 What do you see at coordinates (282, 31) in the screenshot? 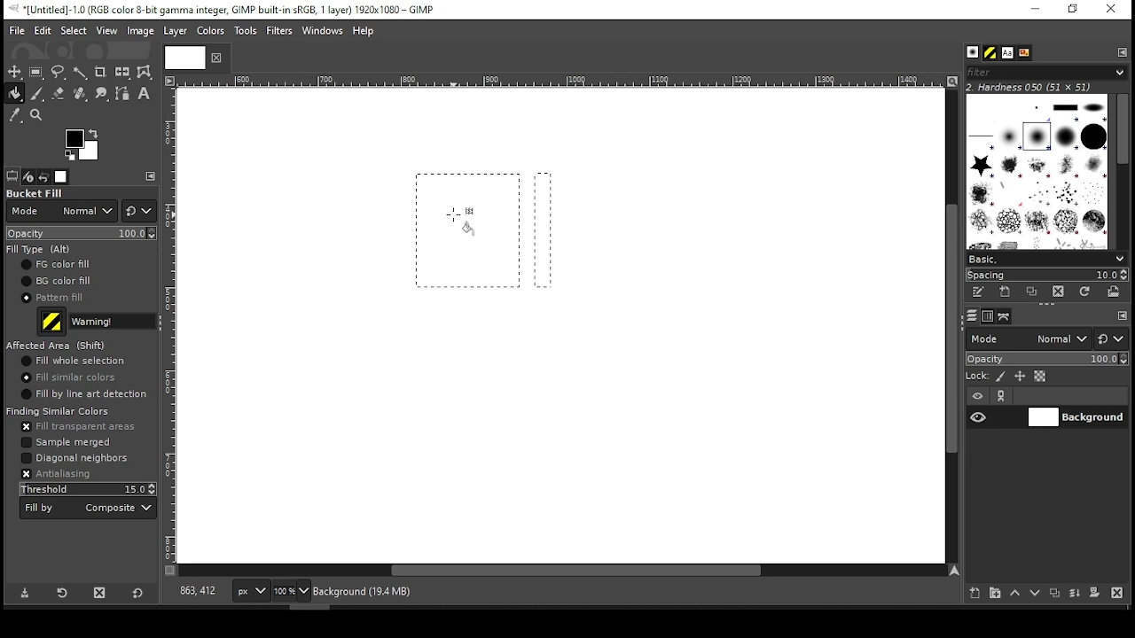
I see `filters` at bounding box center [282, 31].